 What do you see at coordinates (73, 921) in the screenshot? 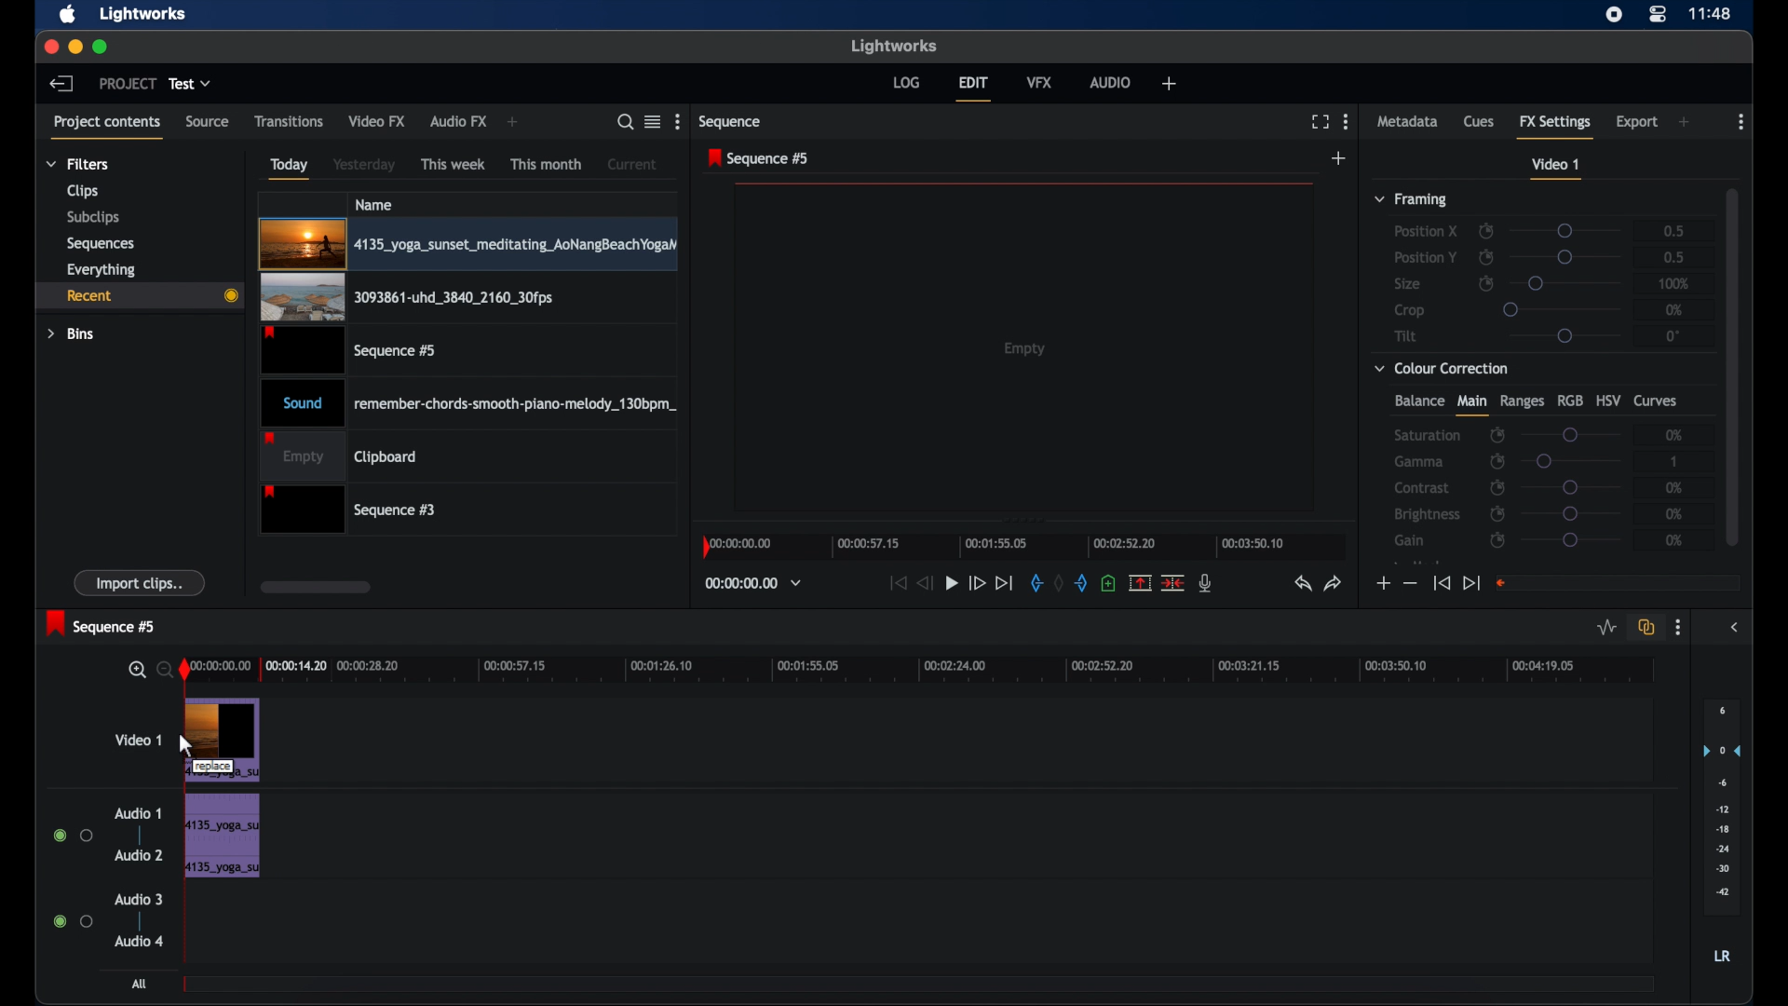
I see `radio buttons` at bounding box center [73, 921].